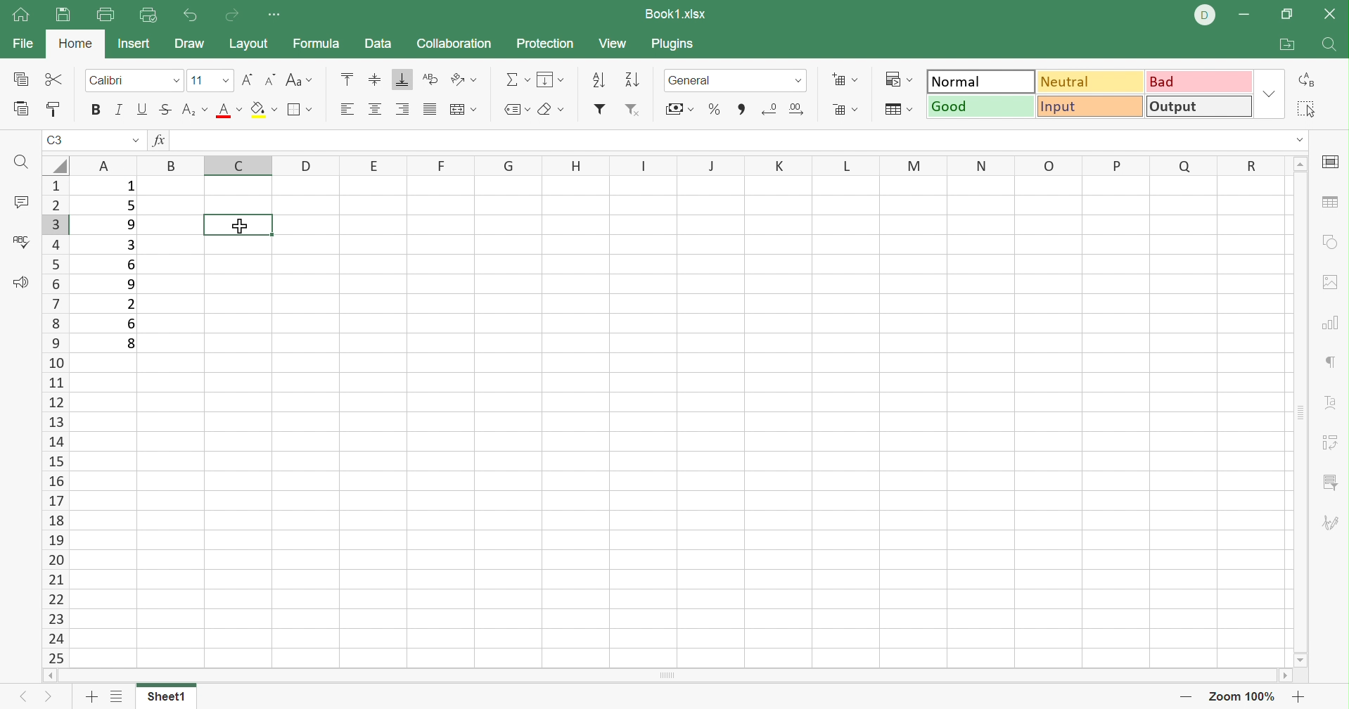 The width and height of the screenshot is (1349, 709). I want to click on Zoom 100%, so click(1240, 696).